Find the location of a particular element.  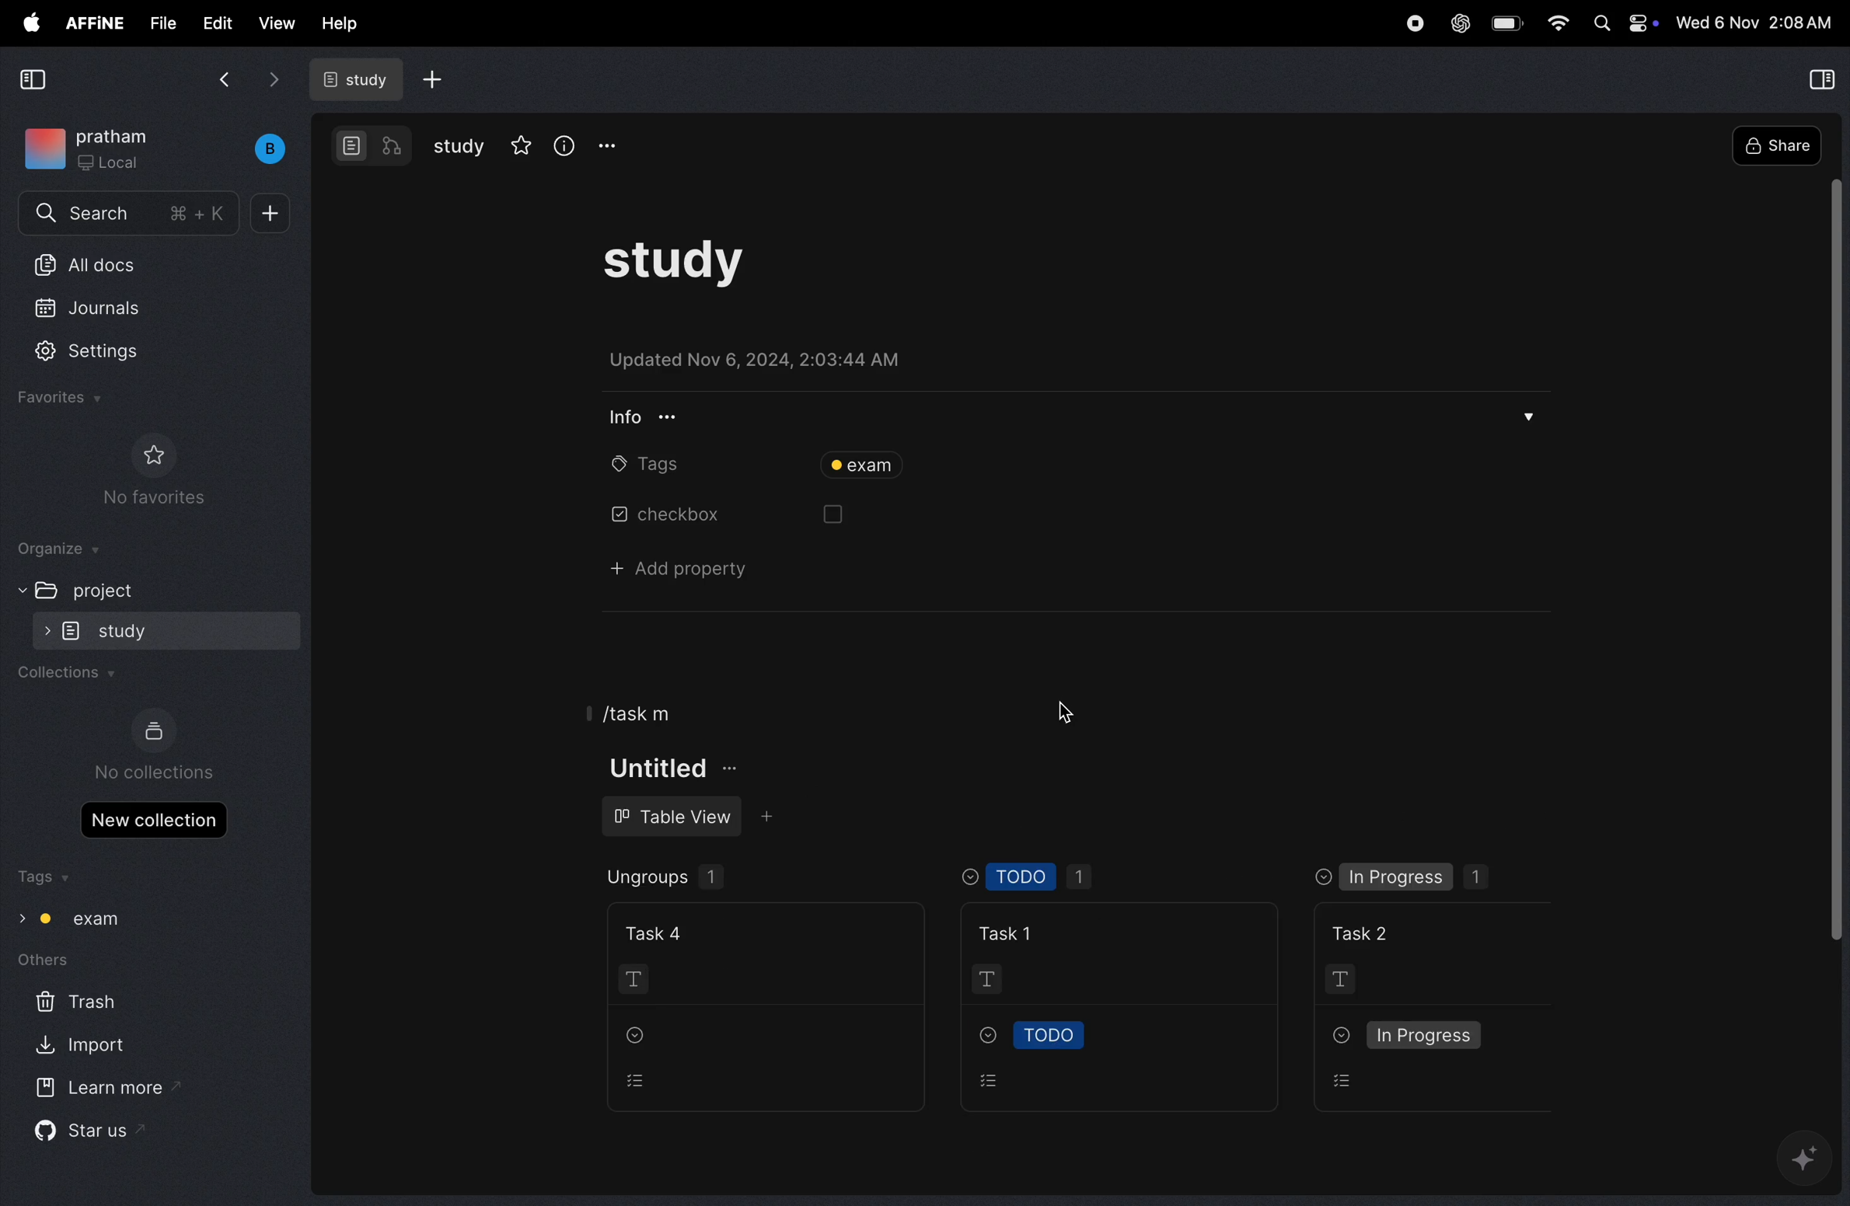

time and date is located at coordinates (1758, 23).